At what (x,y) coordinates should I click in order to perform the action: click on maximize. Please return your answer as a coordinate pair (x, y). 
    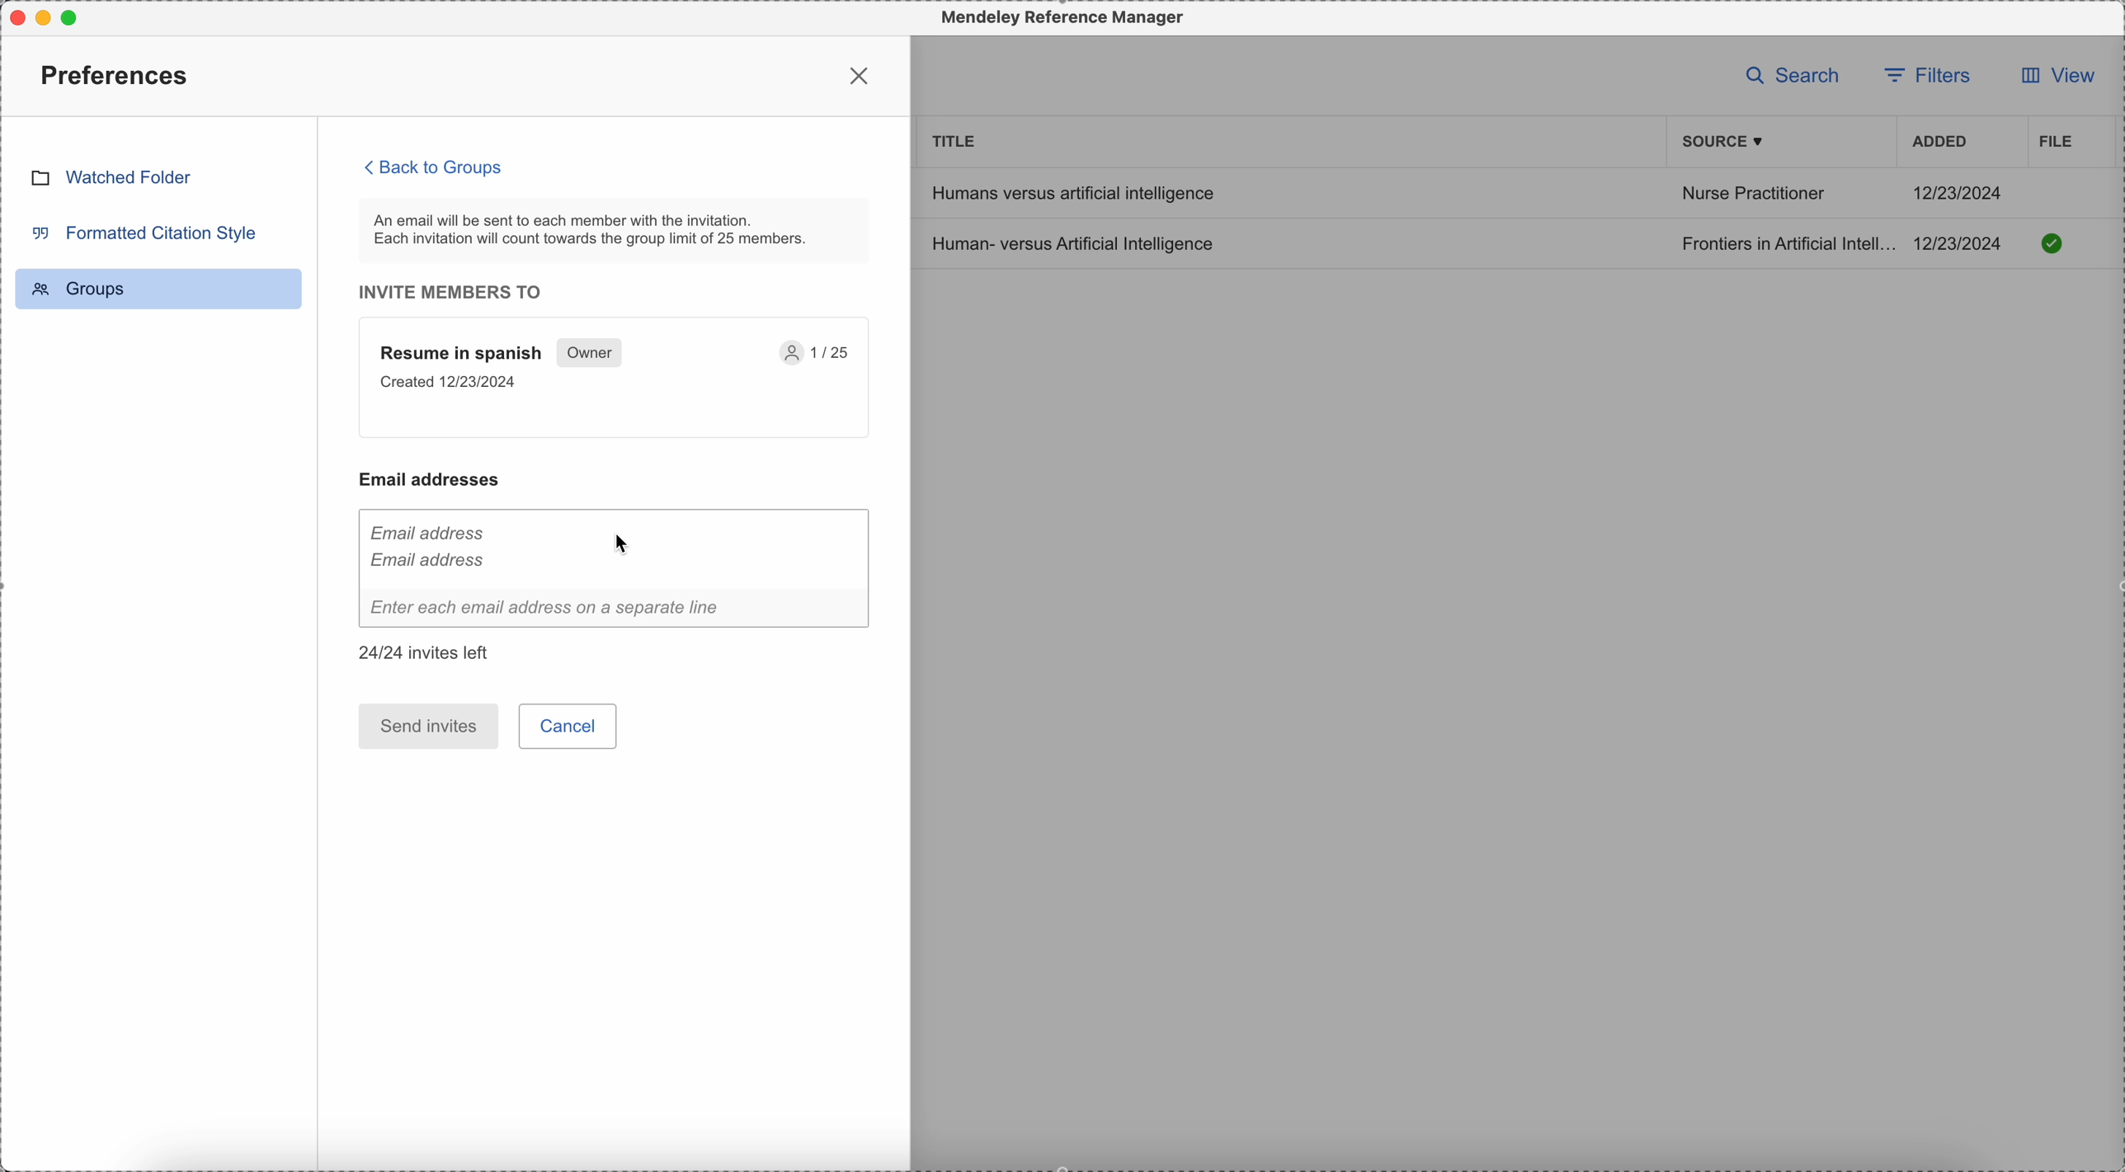
    Looking at the image, I should click on (76, 16).